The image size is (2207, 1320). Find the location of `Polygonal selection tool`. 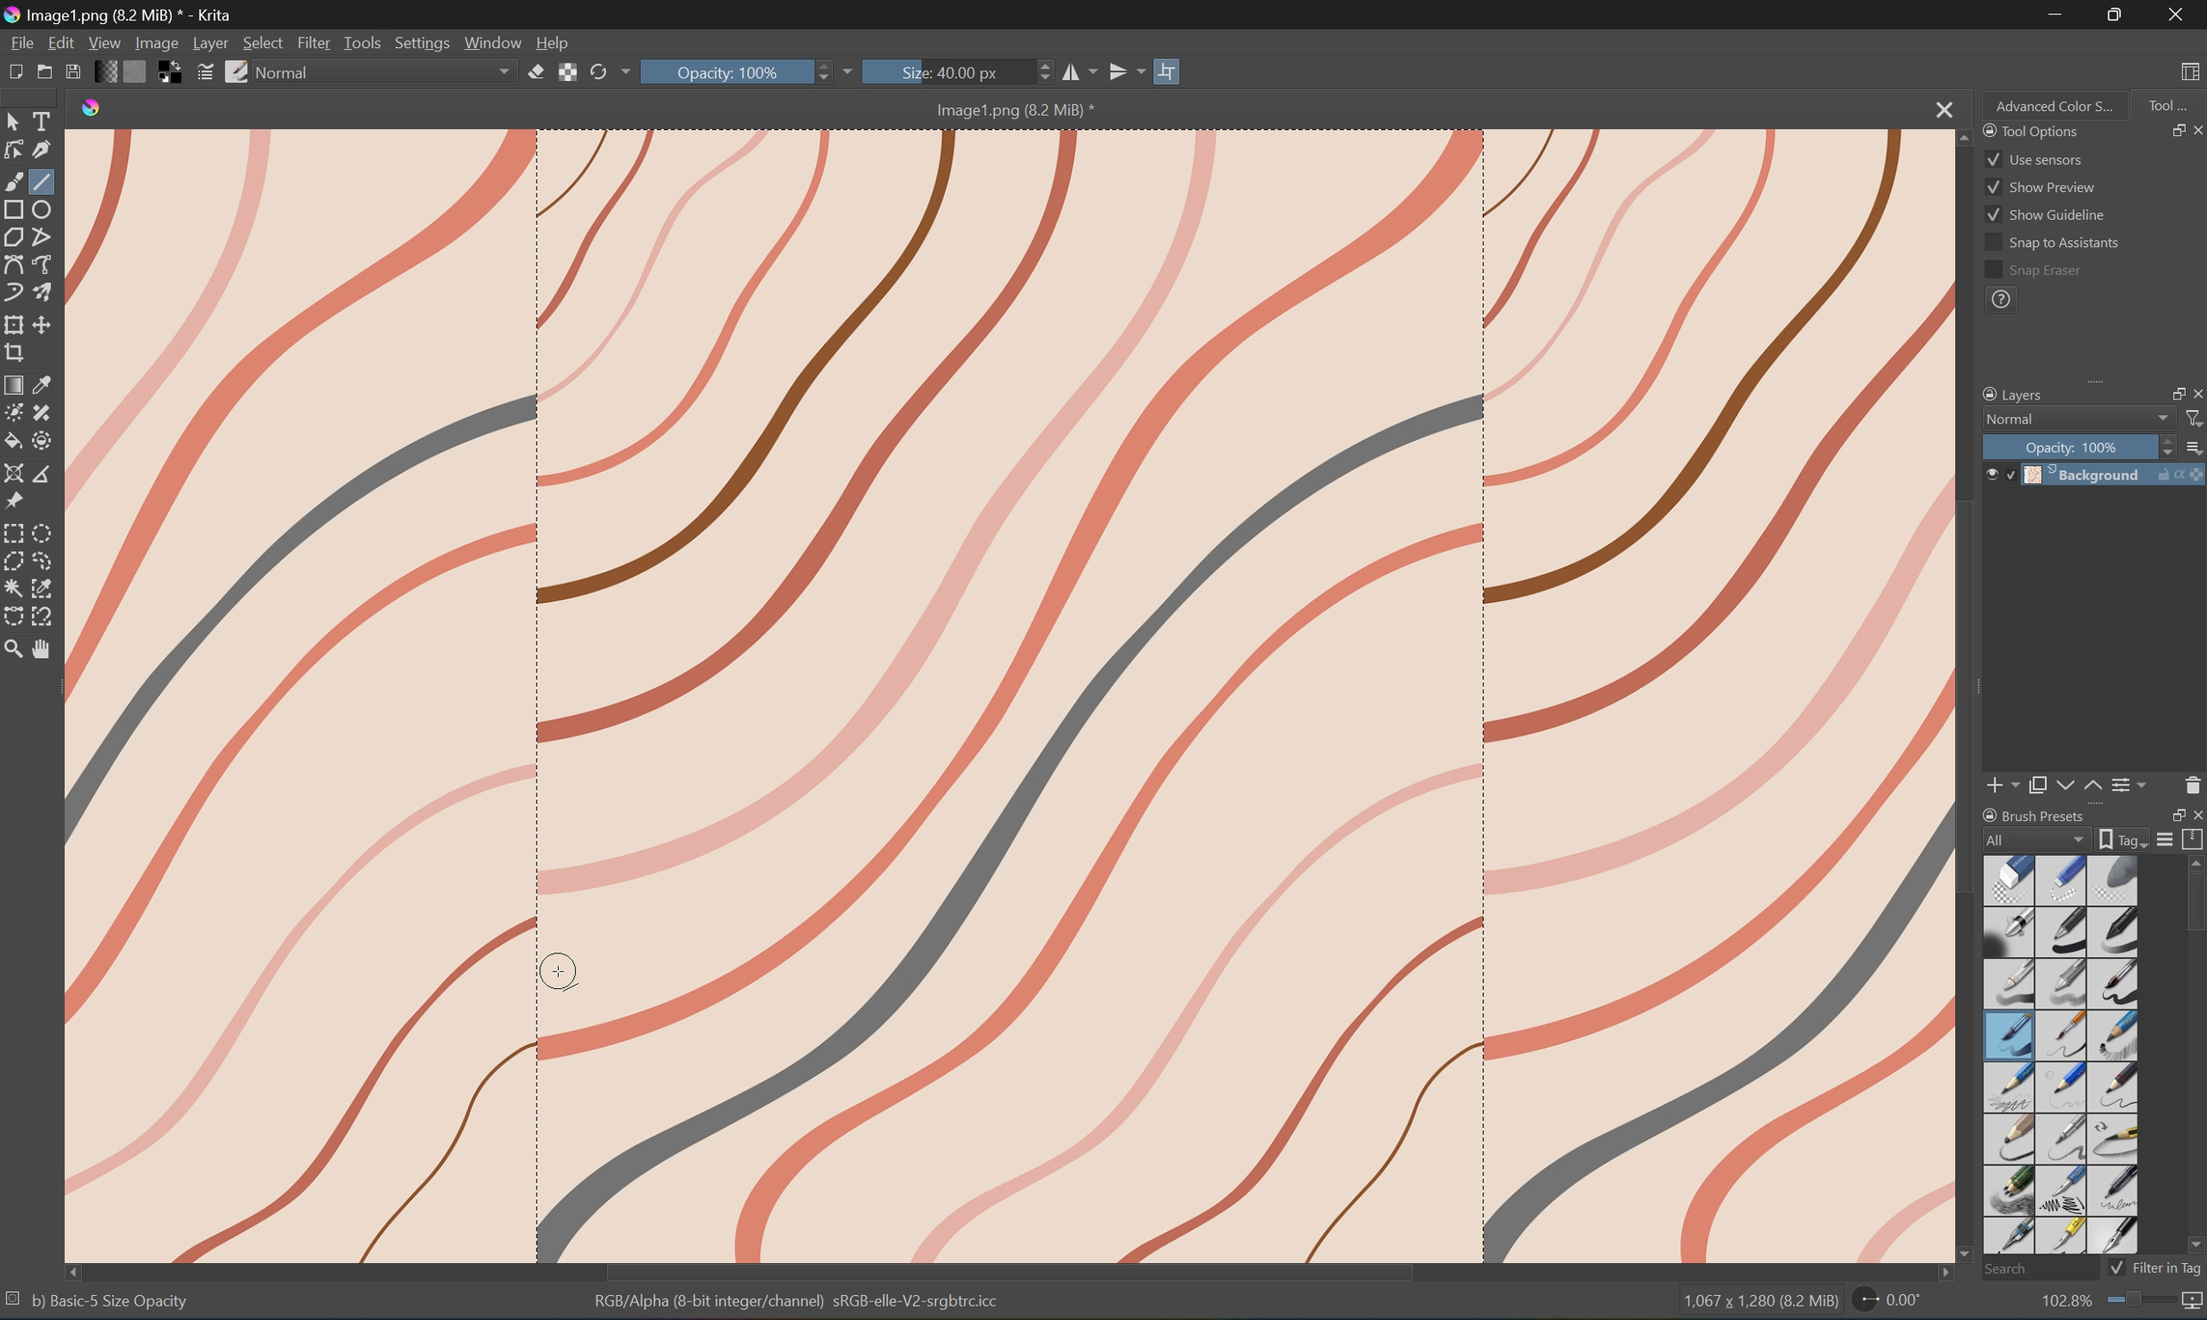

Polygonal selection tool is located at coordinates (14, 560).